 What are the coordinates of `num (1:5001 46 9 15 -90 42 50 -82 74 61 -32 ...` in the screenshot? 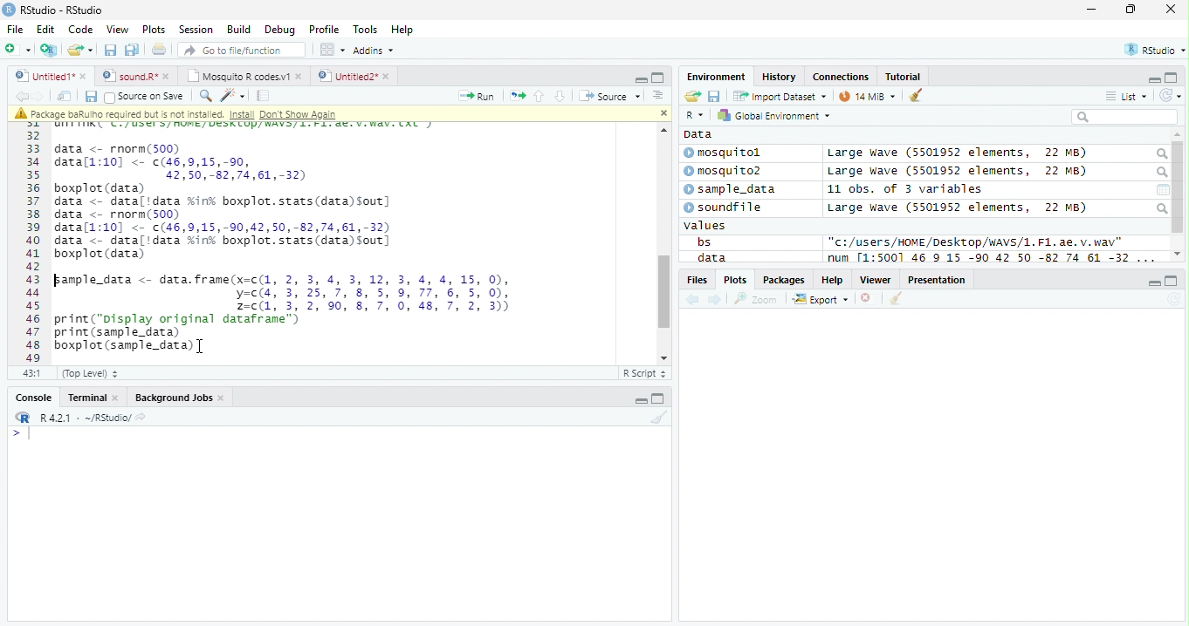 It's located at (993, 258).